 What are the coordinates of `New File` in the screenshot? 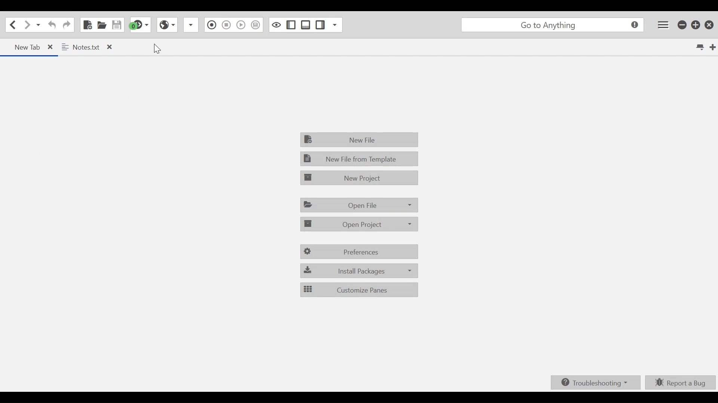 It's located at (88, 25).